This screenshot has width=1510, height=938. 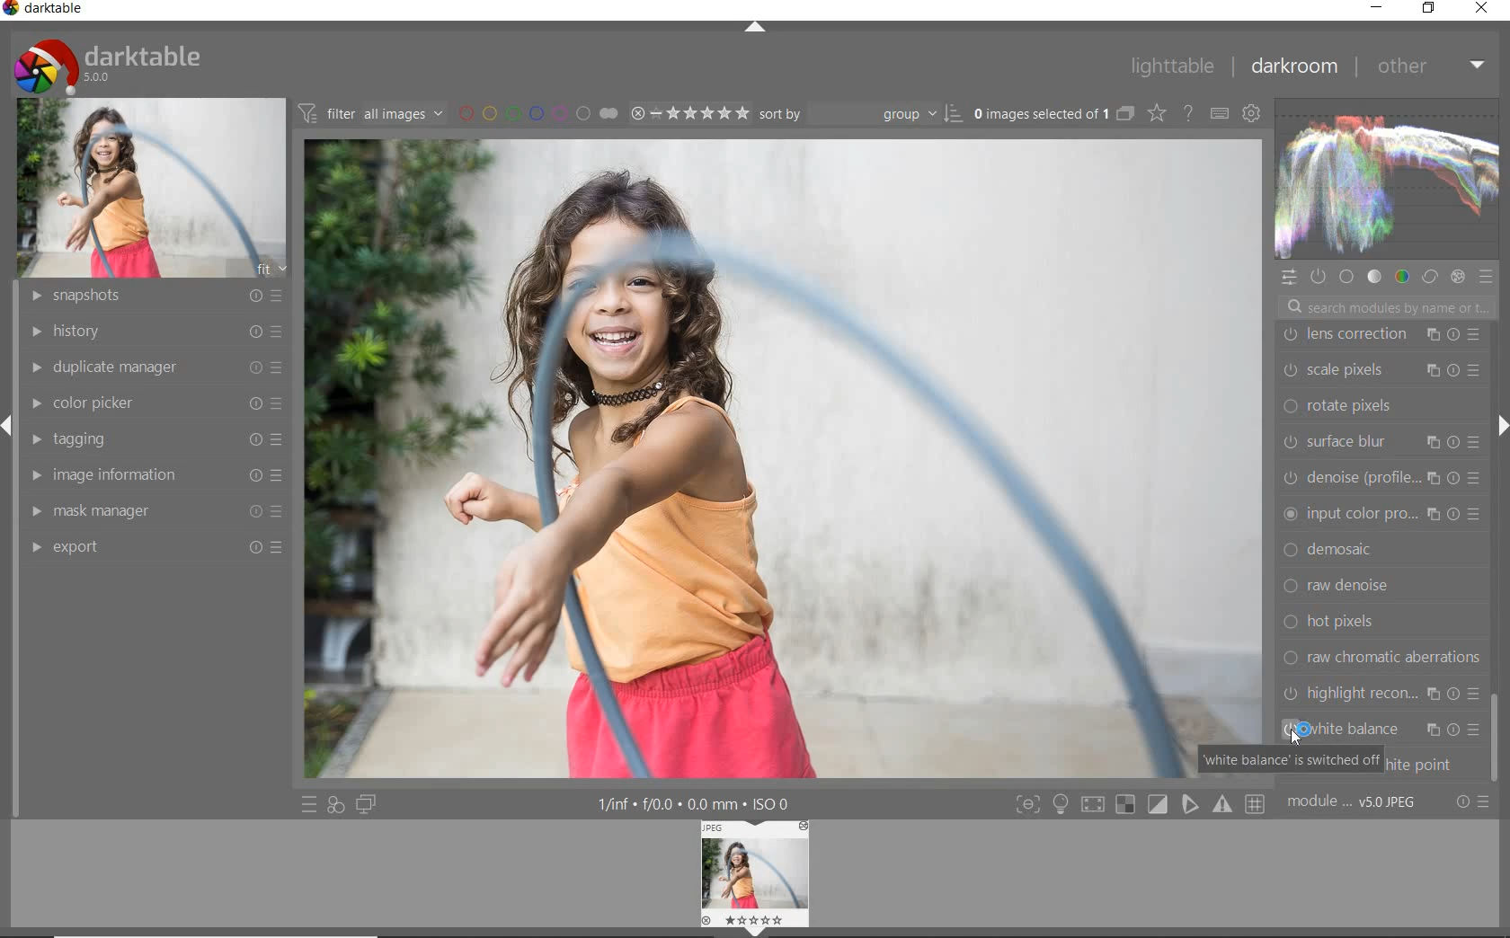 I want to click on filter images, so click(x=370, y=114).